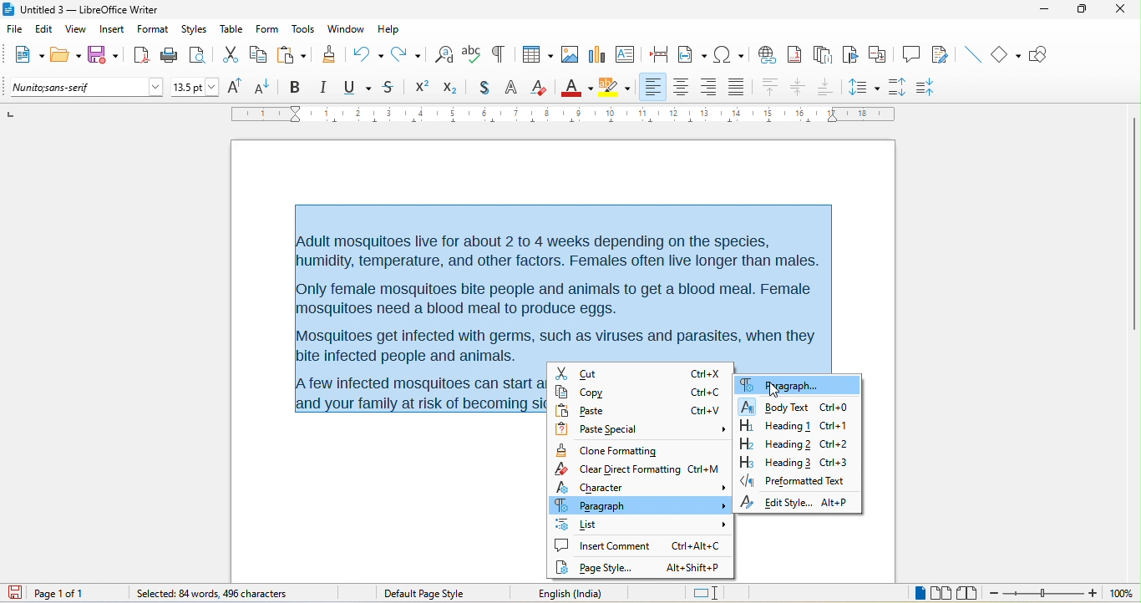 This screenshot has height=603, width=1141. What do you see at coordinates (644, 430) in the screenshot?
I see `paste special` at bounding box center [644, 430].